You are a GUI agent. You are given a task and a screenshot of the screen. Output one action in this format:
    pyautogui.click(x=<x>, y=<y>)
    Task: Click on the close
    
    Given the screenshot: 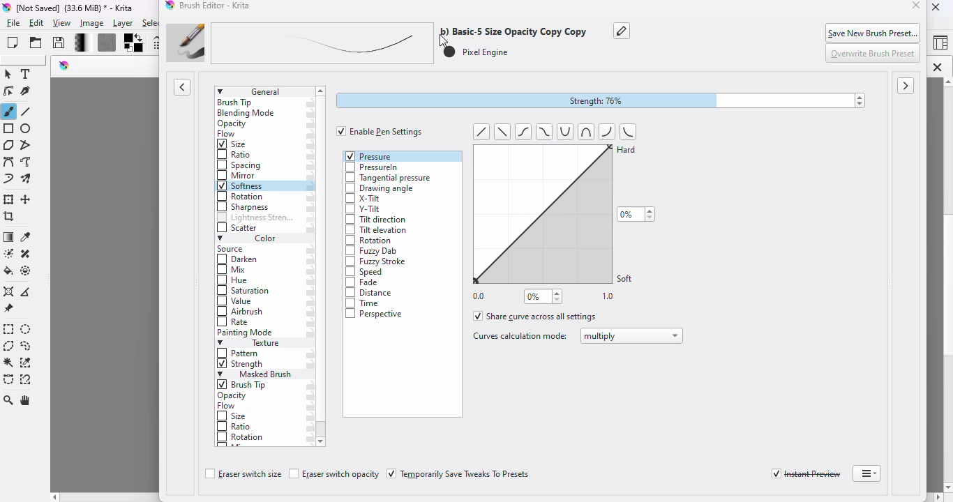 What is the action you would take?
    pyautogui.click(x=917, y=6)
    